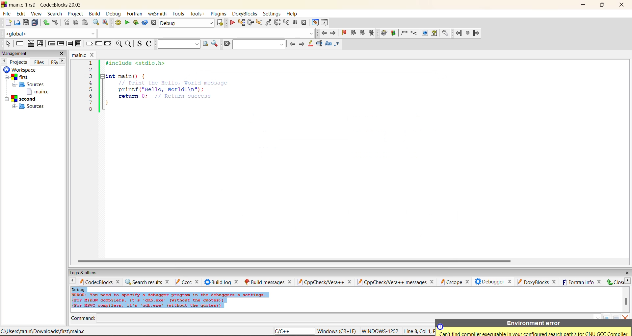 This screenshot has width=632, height=336. I want to click on 5, so click(91, 89).